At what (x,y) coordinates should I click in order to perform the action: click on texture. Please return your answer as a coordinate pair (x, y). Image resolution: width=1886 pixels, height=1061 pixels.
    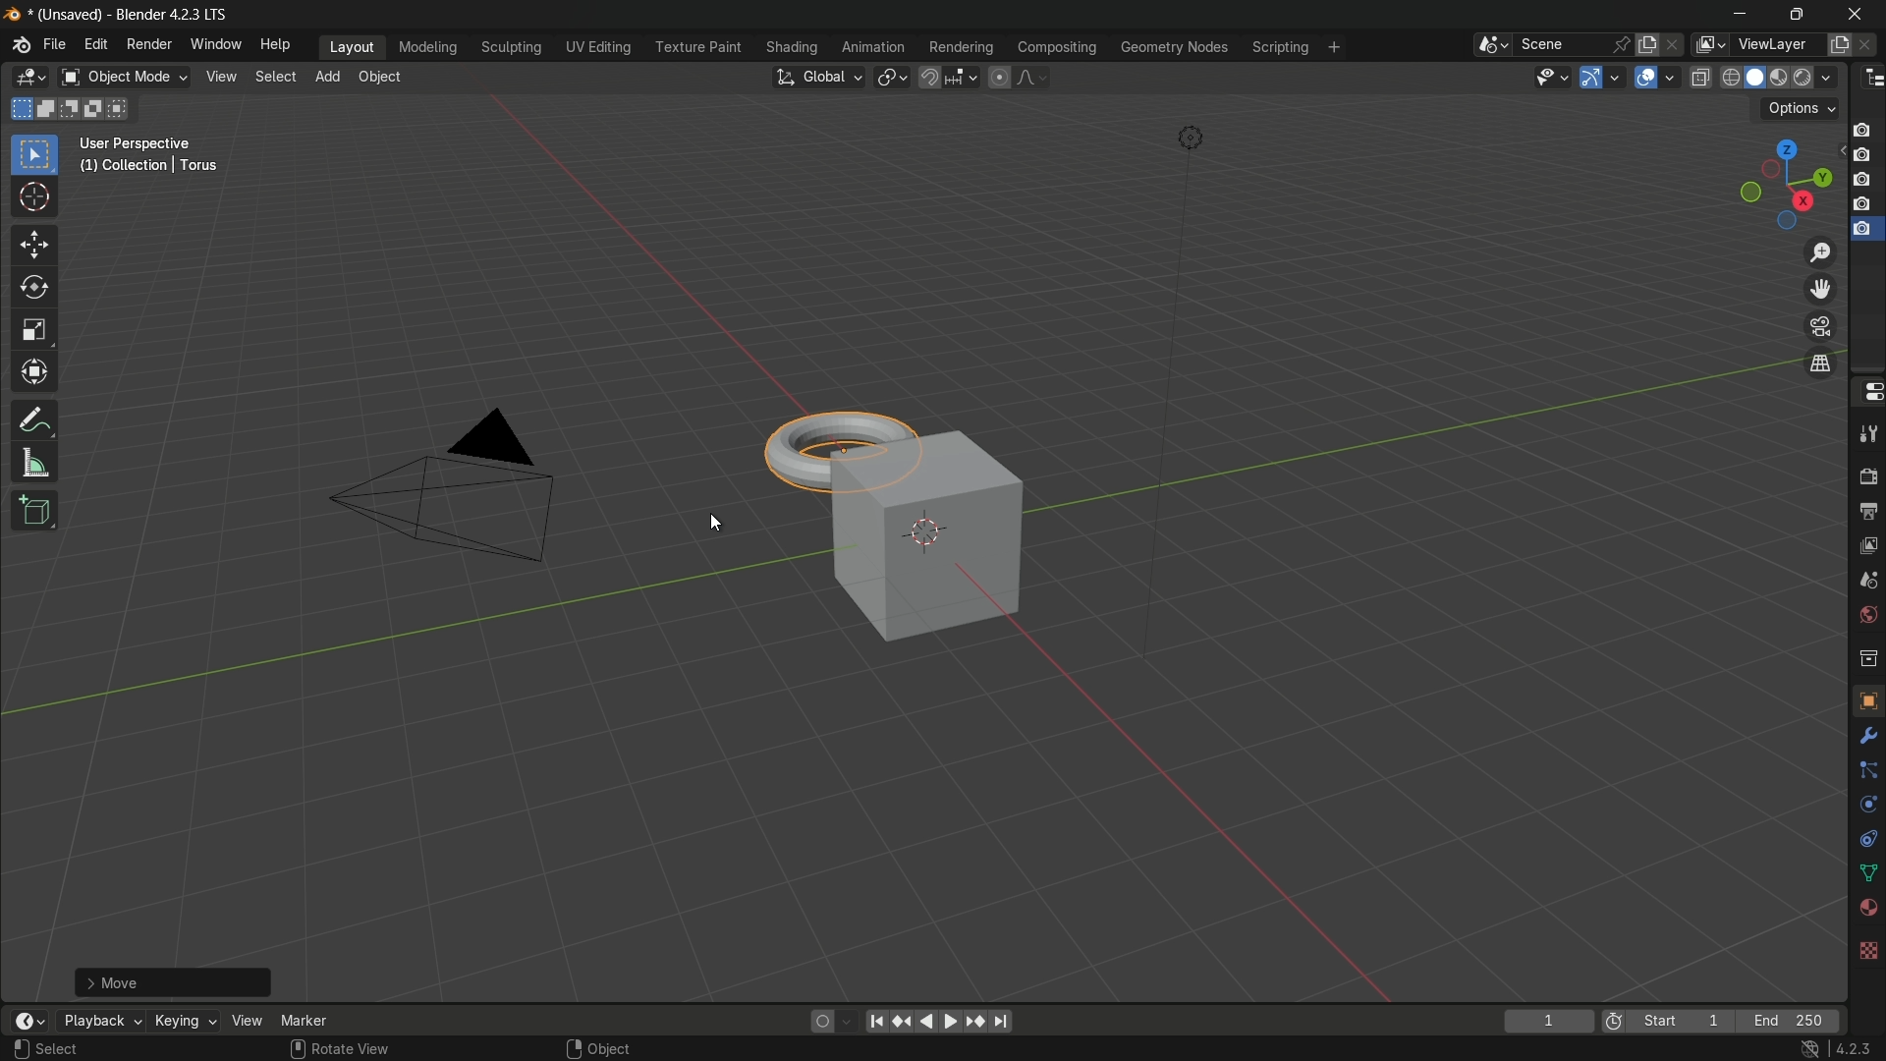
    Looking at the image, I should click on (1867, 949).